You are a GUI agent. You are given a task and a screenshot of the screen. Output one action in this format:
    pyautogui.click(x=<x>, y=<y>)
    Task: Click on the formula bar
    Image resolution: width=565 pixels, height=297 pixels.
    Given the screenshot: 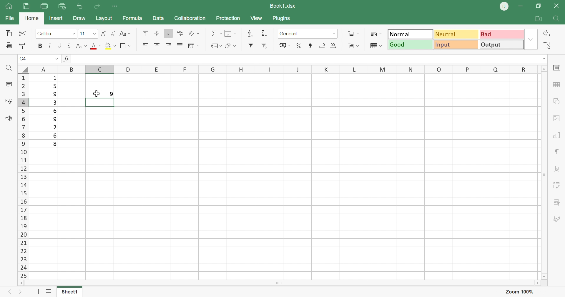 What is the action you would take?
    pyautogui.click(x=300, y=59)
    